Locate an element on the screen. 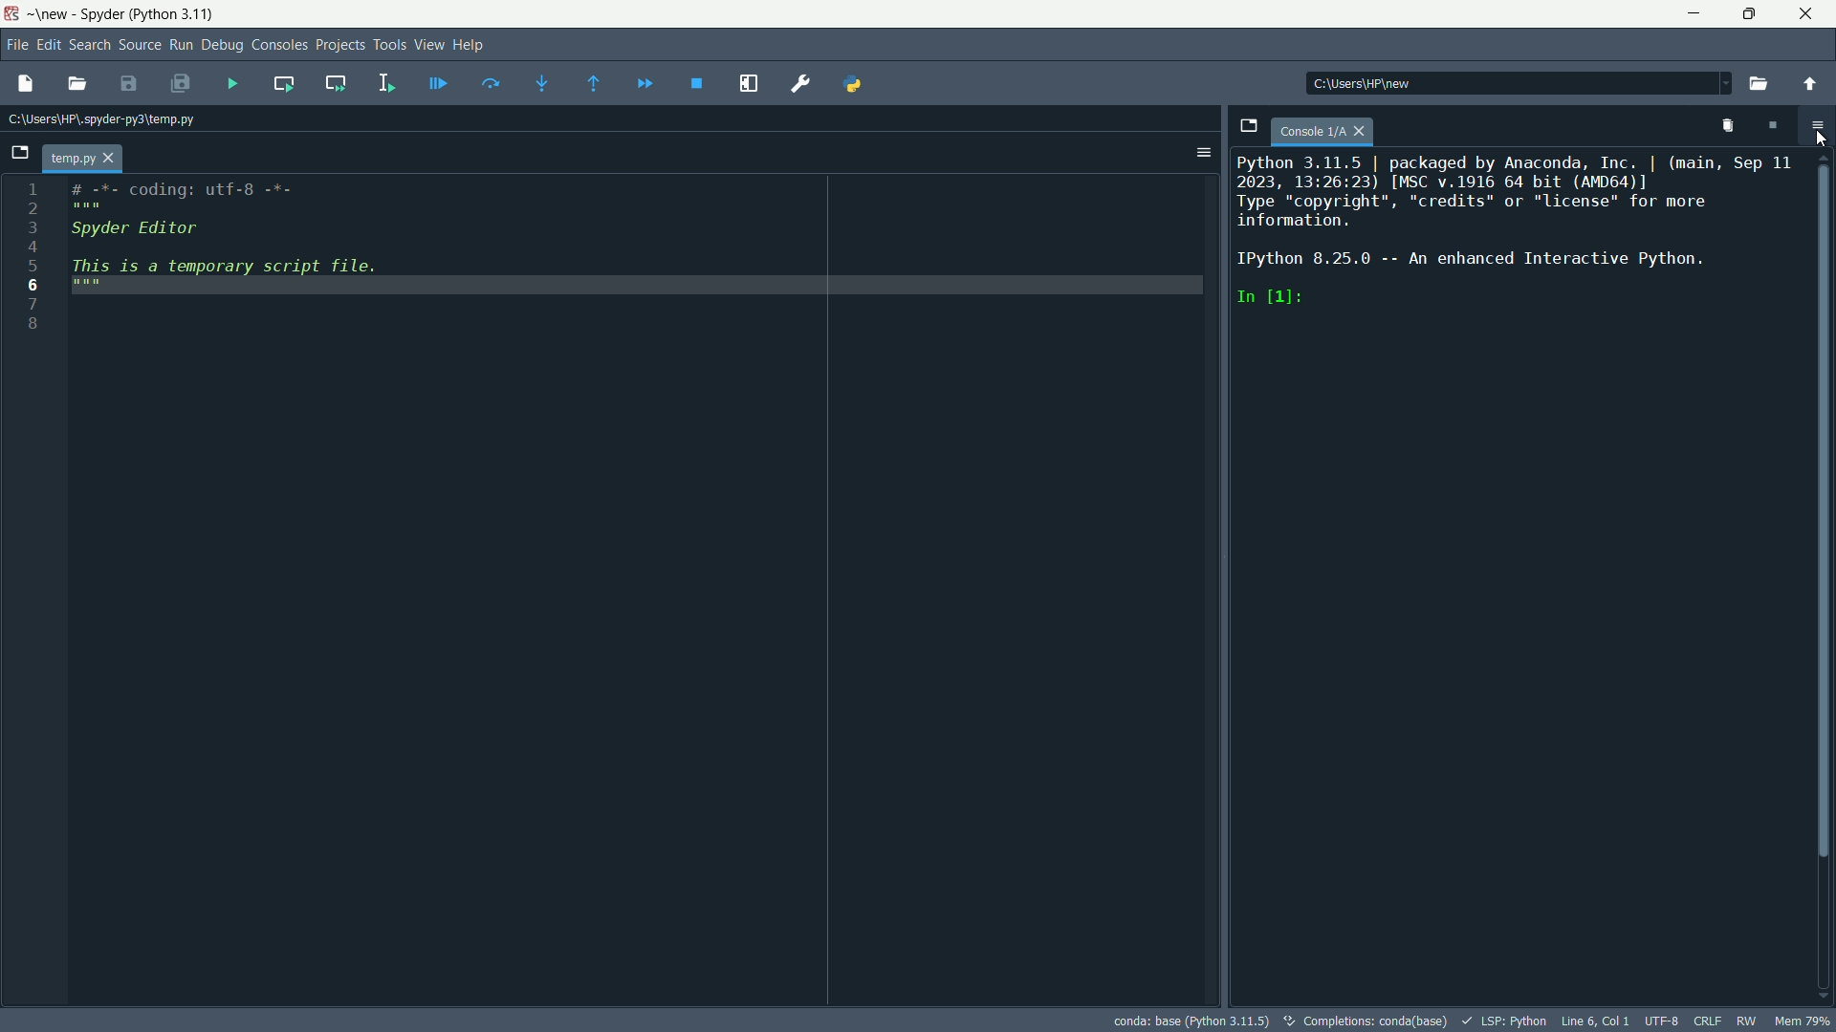 This screenshot has width=1836, height=1032. cursor is located at coordinates (1825, 140).